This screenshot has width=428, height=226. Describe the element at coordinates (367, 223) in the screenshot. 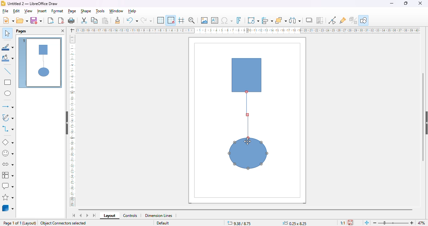

I see `fit page to current window` at that location.